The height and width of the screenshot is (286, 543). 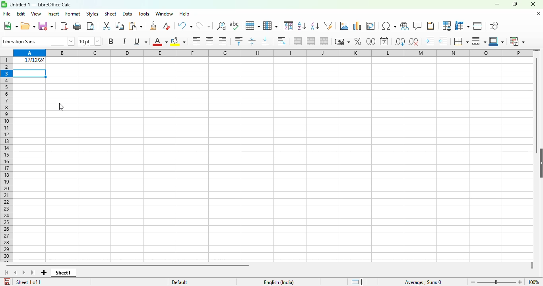 What do you see at coordinates (6, 272) in the screenshot?
I see `scroll to first page` at bounding box center [6, 272].